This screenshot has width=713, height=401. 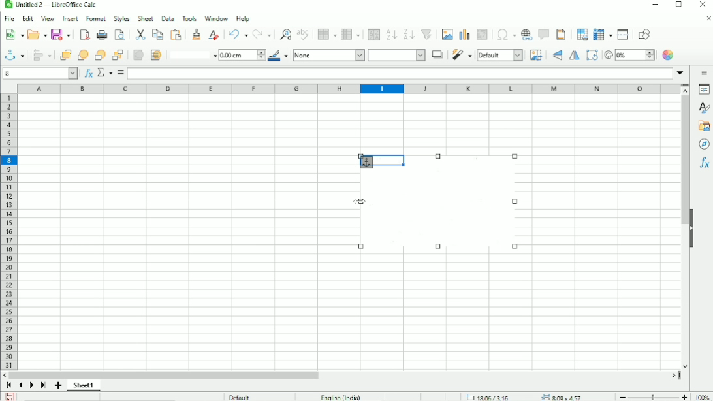 I want to click on Styles, so click(x=122, y=18).